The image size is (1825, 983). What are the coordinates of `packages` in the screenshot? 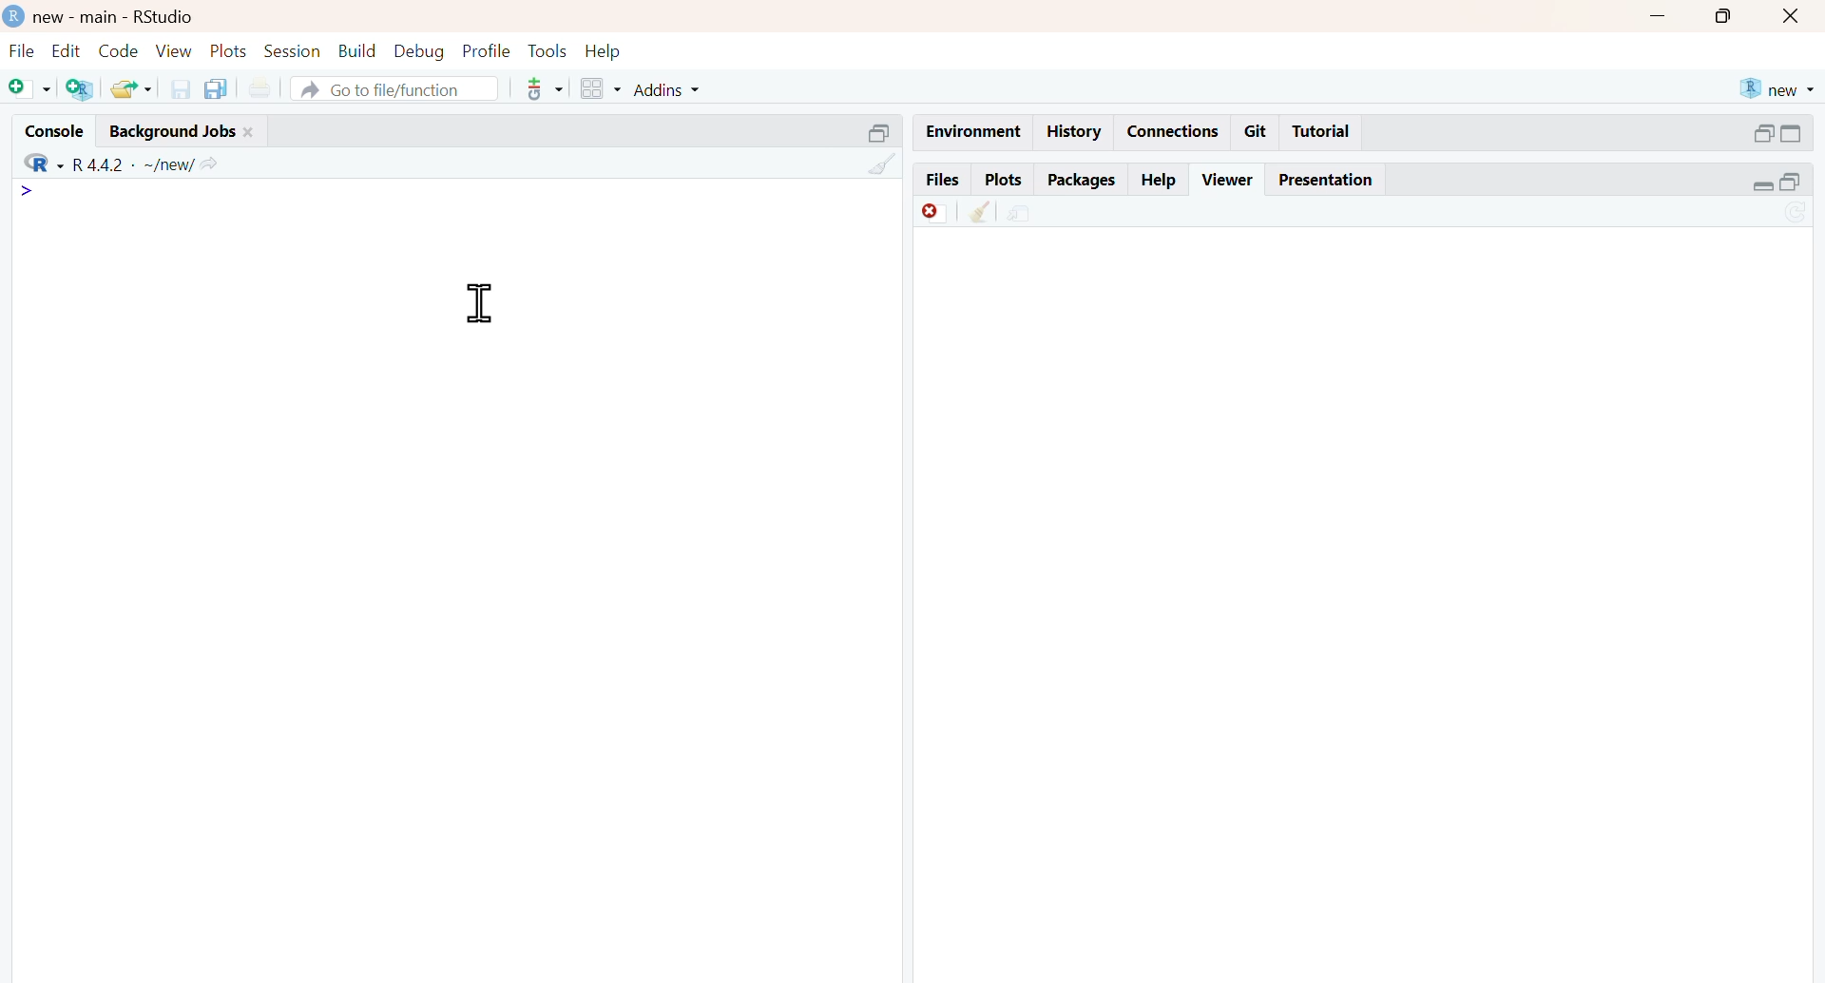 It's located at (1082, 182).